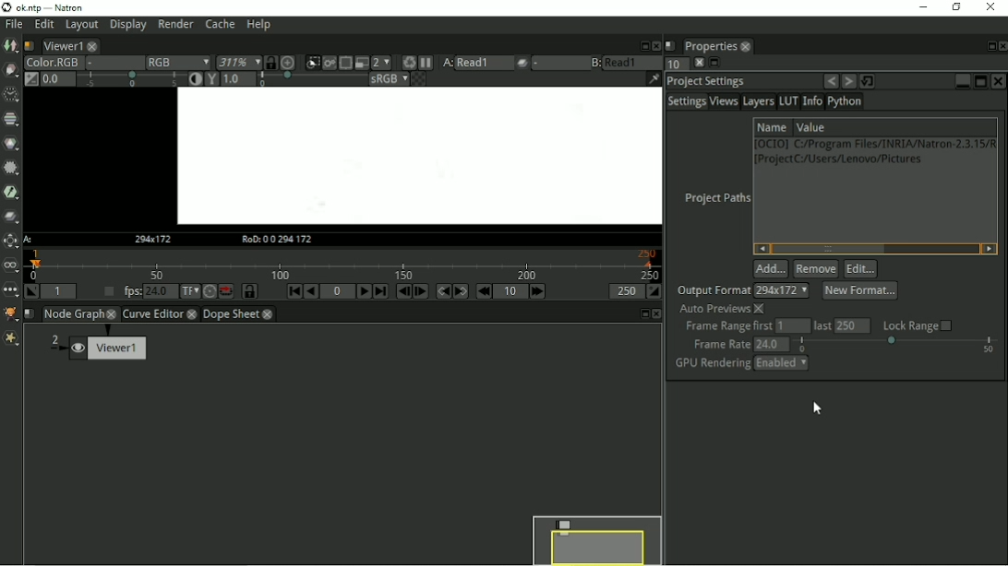 This screenshot has width=1008, height=566. I want to click on Filter, so click(12, 168).